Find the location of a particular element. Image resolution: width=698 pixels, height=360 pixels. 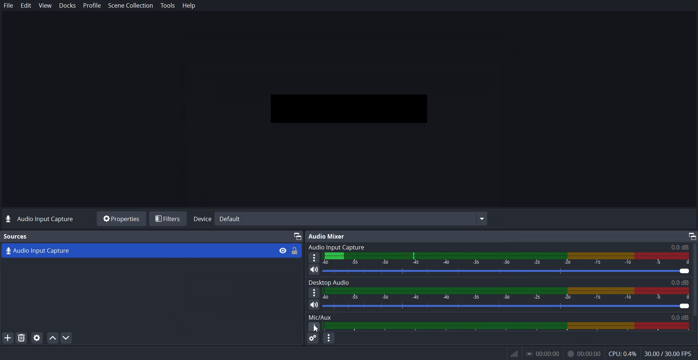

Cursor is located at coordinates (316, 328).